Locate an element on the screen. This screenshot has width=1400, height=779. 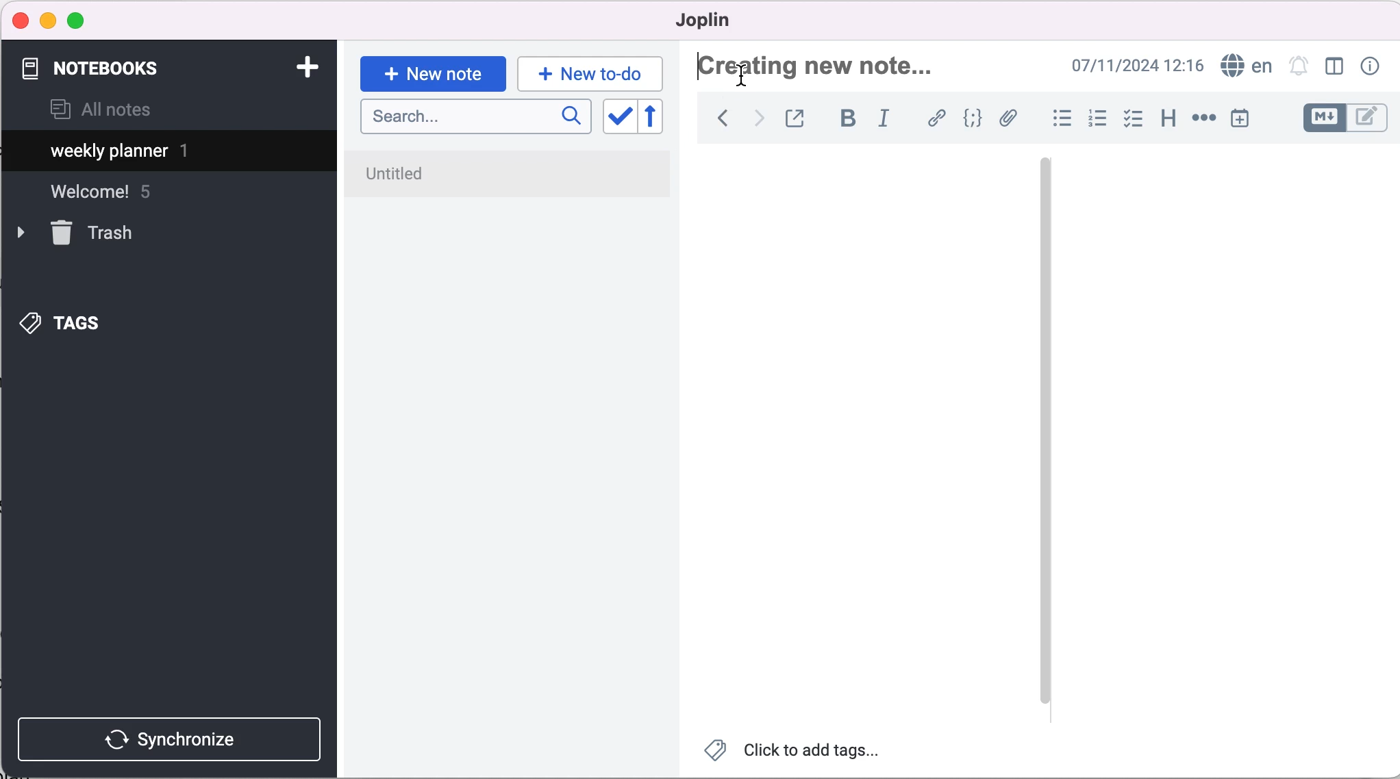
blank canvas is located at coordinates (864, 435).